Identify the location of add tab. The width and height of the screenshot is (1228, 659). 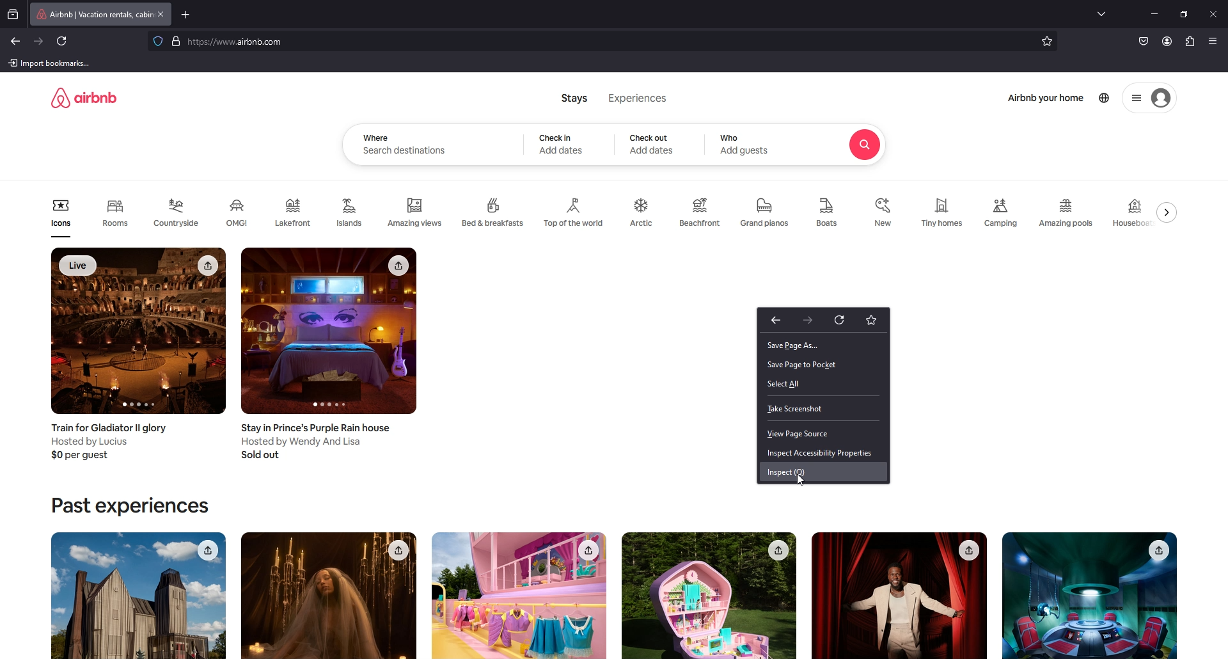
(187, 14).